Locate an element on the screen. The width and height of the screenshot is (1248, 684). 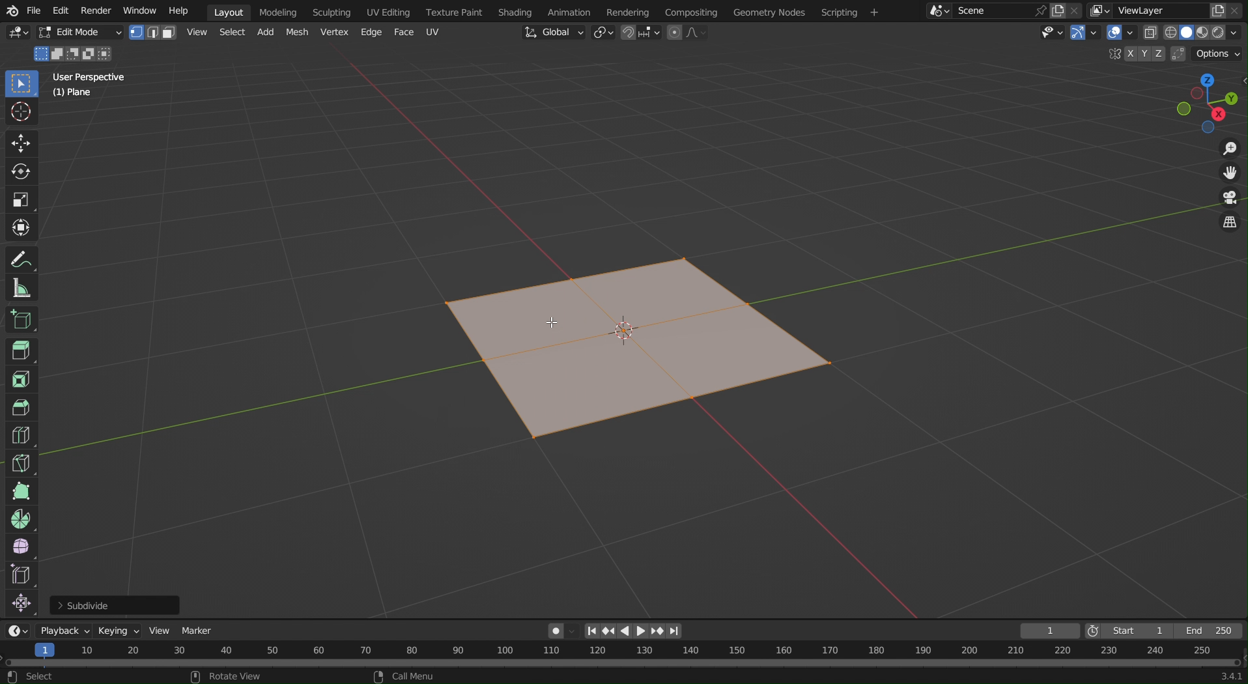
Cursor is located at coordinates (22, 115).